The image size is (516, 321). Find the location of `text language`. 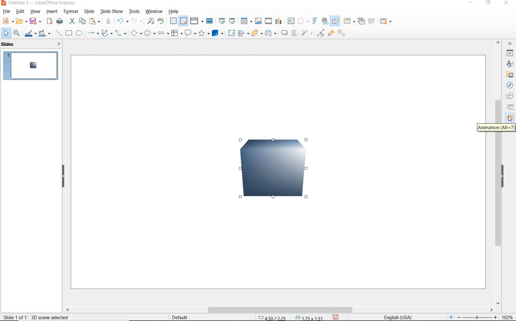

text language is located at coordinates (399, 317).